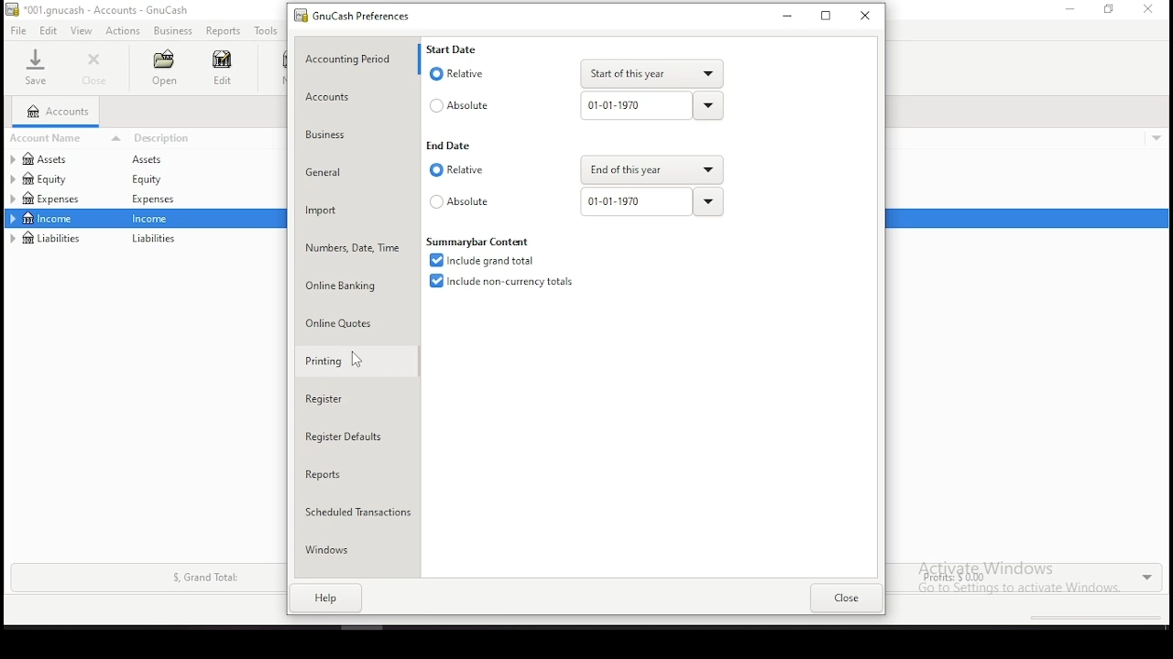 This screenshot has height=659, width=1173. I want to click on printing, so click(336, 362).